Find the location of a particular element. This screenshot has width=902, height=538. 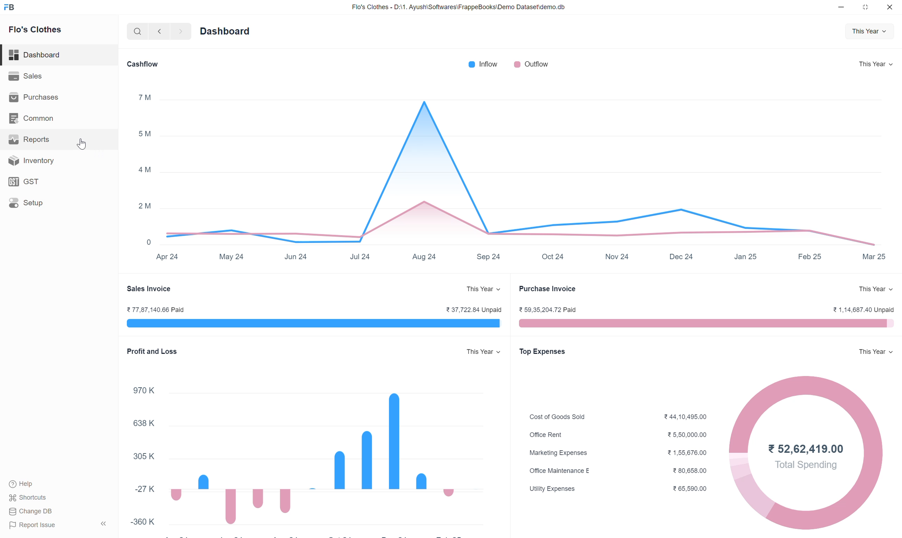

close is located at coordinates (889, 7).